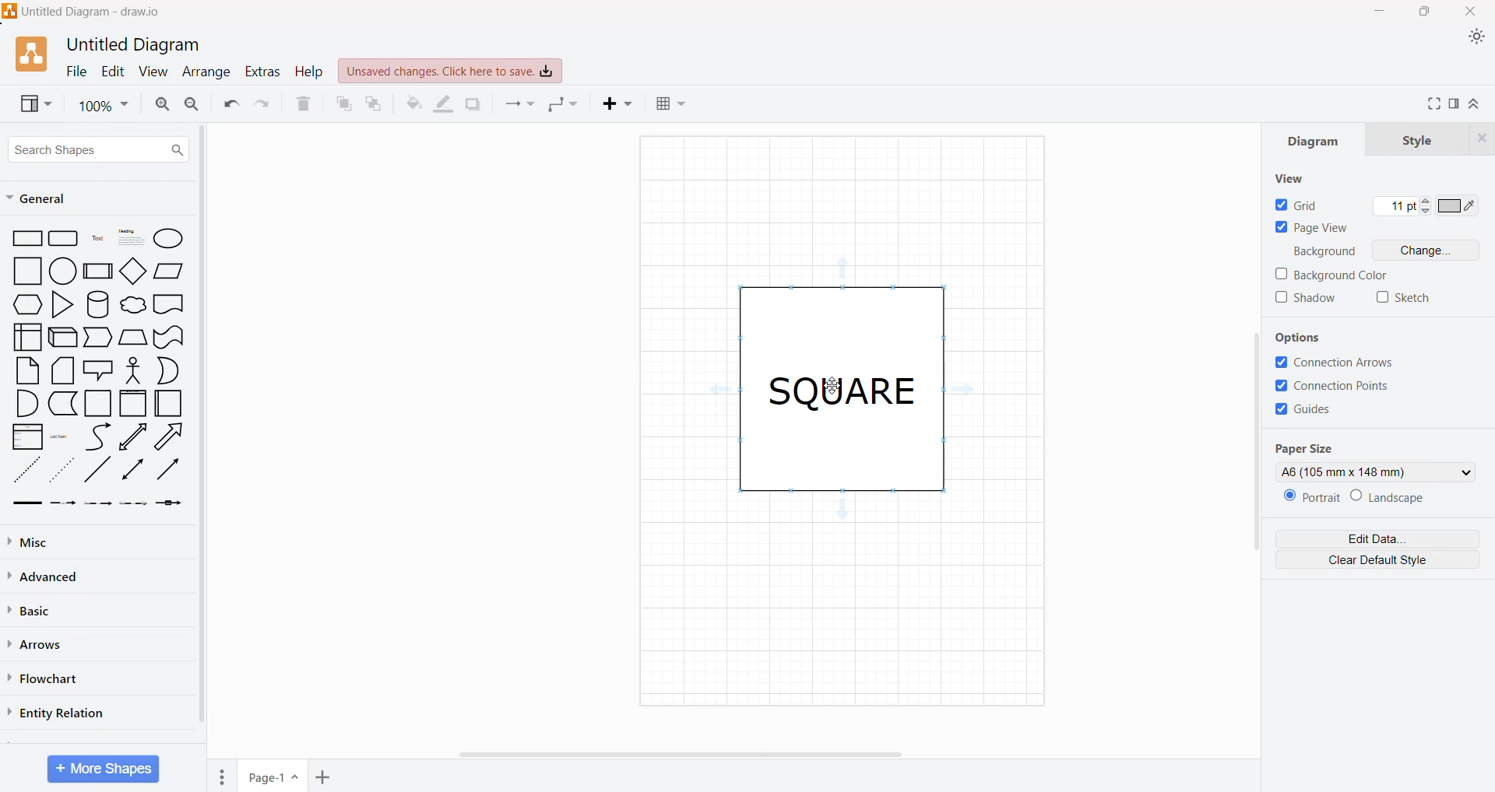  What do you see at coordinates (263, 103) in the screenshot?
I see `Redo` at bounding box center [263, 103].